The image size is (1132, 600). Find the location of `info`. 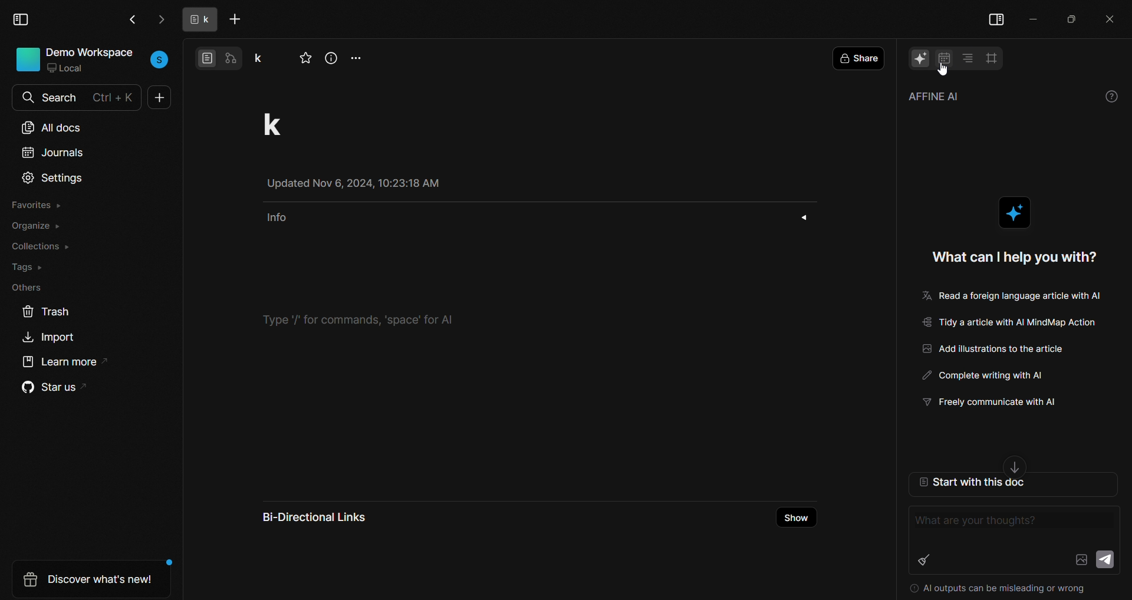

info is located at coordinates (535, 217).